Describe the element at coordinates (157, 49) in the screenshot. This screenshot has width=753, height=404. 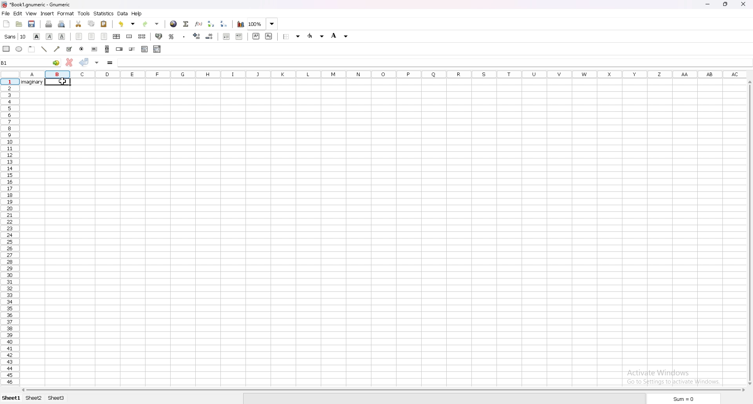
I see `combo box` at that location.